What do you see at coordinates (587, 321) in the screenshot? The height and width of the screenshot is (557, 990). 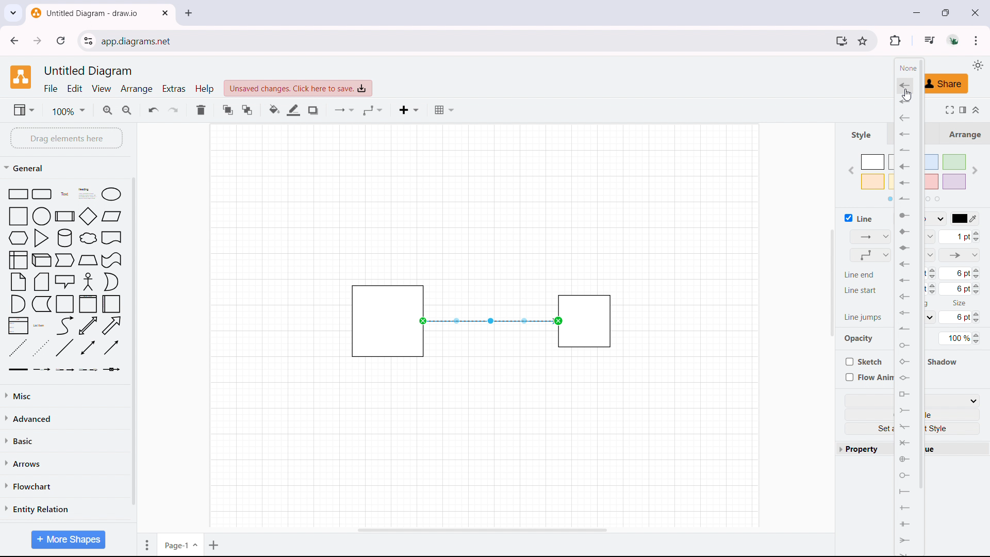 I see `object 2 is highlighted` at bounding box center [587, 321].